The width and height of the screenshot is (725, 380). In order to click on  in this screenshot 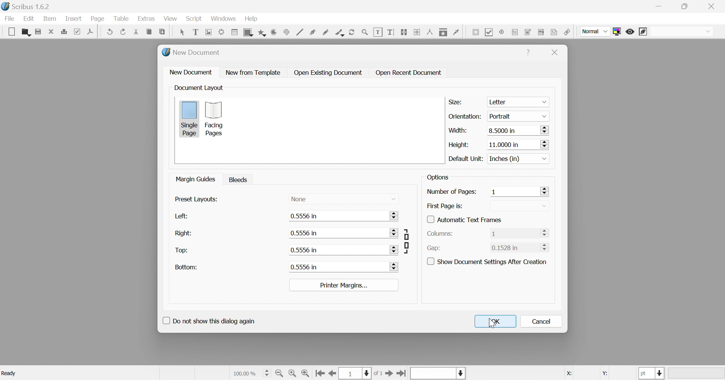, I will do `click(406, 73)`.